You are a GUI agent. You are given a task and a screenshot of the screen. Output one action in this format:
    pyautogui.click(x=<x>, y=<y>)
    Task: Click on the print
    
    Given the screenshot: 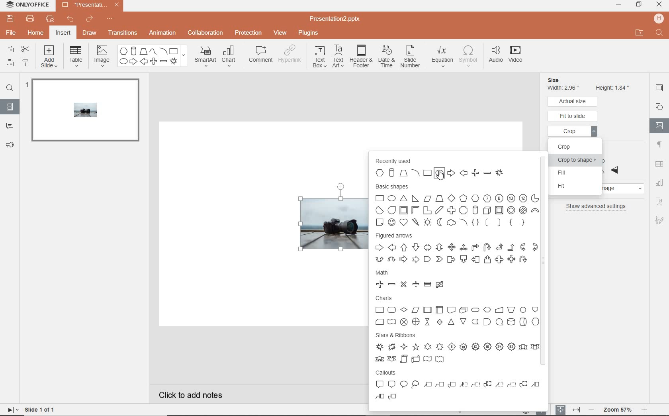 What is the action you would take?
    pyautogui.click(x=31, y=19)
    